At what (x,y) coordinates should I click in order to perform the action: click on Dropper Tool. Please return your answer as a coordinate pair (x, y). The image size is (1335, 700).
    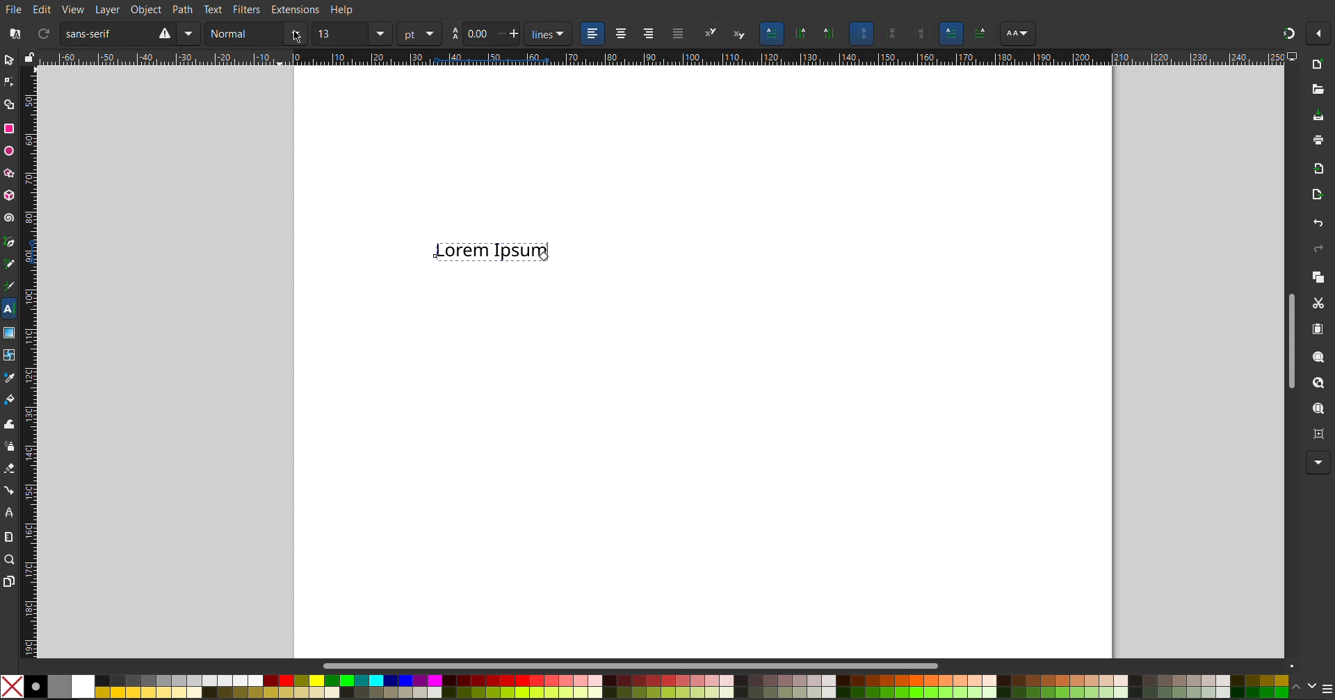
    Looking at the image, I should click on (10, 375).